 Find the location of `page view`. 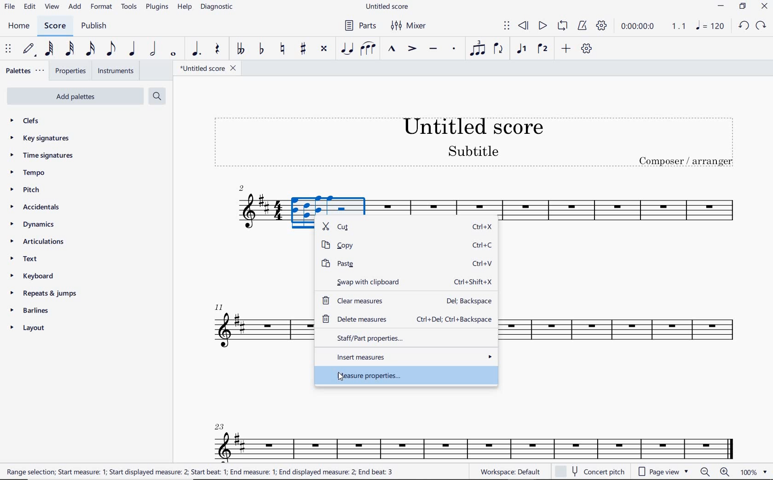

page view is located at coordinates (663, 472).